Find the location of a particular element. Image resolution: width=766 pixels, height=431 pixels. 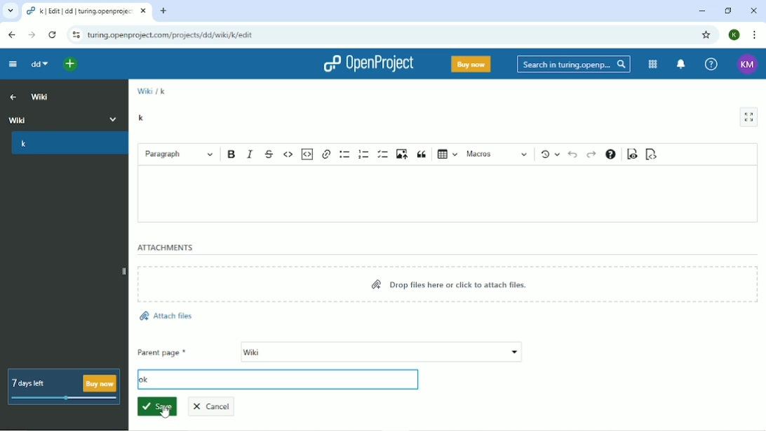

To notification center is located at coordinates (681, 64).